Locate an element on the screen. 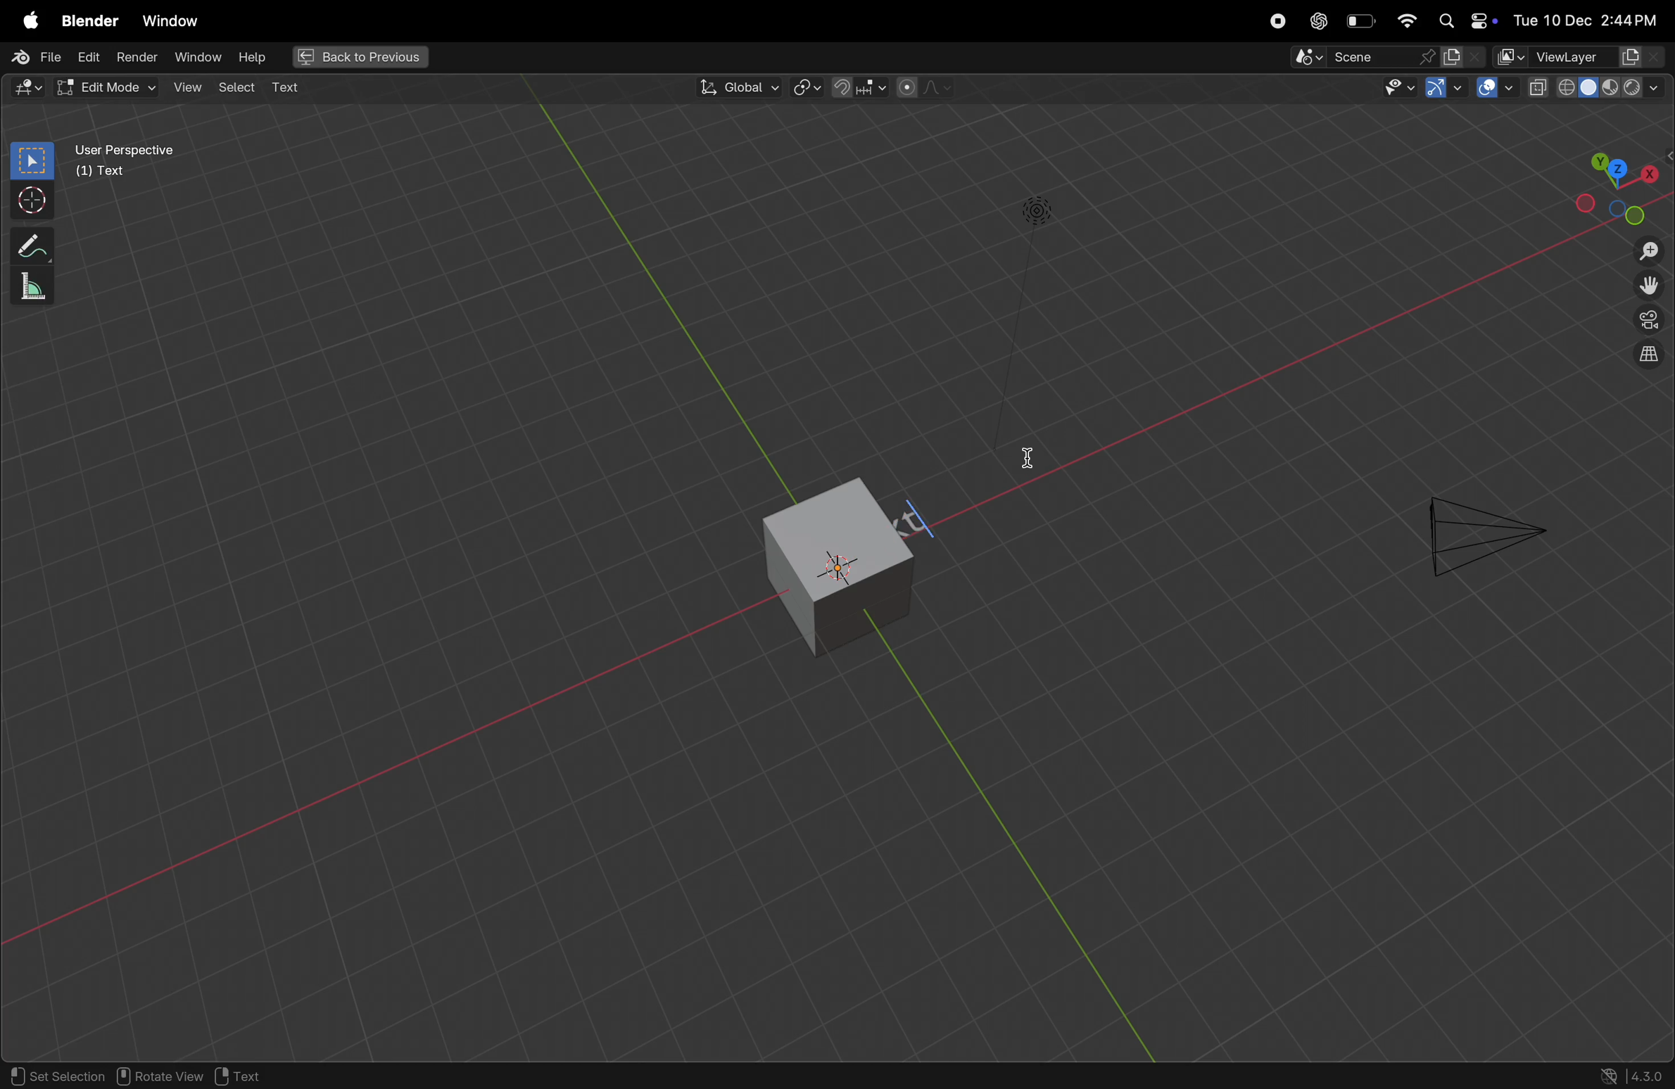 Image resolution: width=1675 pixels, height=1089 pixels. options is located at coordinates (1629, 120).